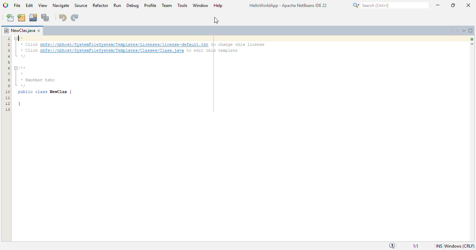  Describe the element at coordinates (392, 246) in the screenshot. I see `notifications` at that location.